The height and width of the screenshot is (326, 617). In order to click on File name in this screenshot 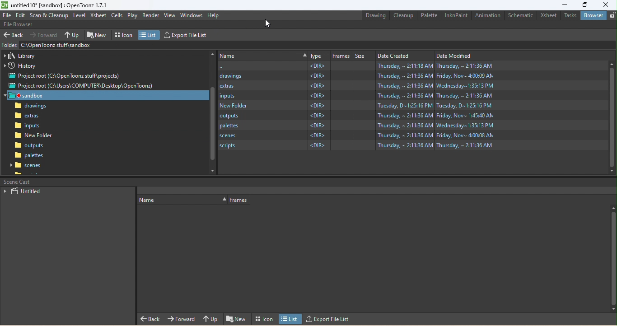, I will do `click(61, 5)`.